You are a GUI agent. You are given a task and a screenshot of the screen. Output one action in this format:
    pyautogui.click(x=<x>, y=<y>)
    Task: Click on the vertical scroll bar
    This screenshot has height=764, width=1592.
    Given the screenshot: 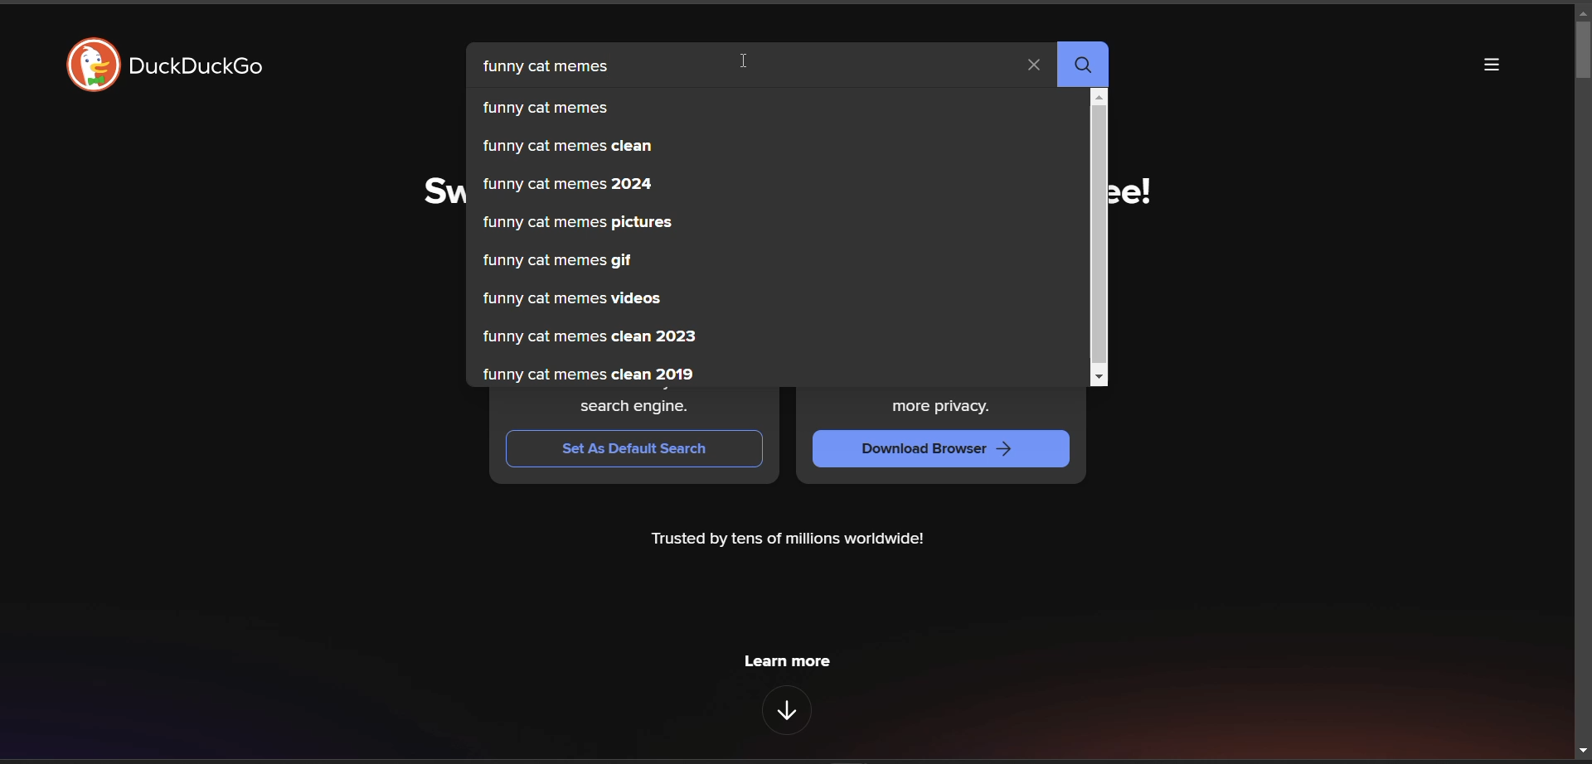 What is the action you would take?
    pyautogui.click(x=1100, y=239)
    